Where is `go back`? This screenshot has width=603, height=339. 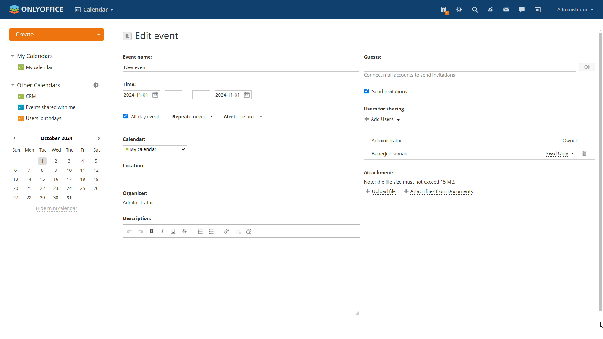
go back is located at coordinates (128, 37).